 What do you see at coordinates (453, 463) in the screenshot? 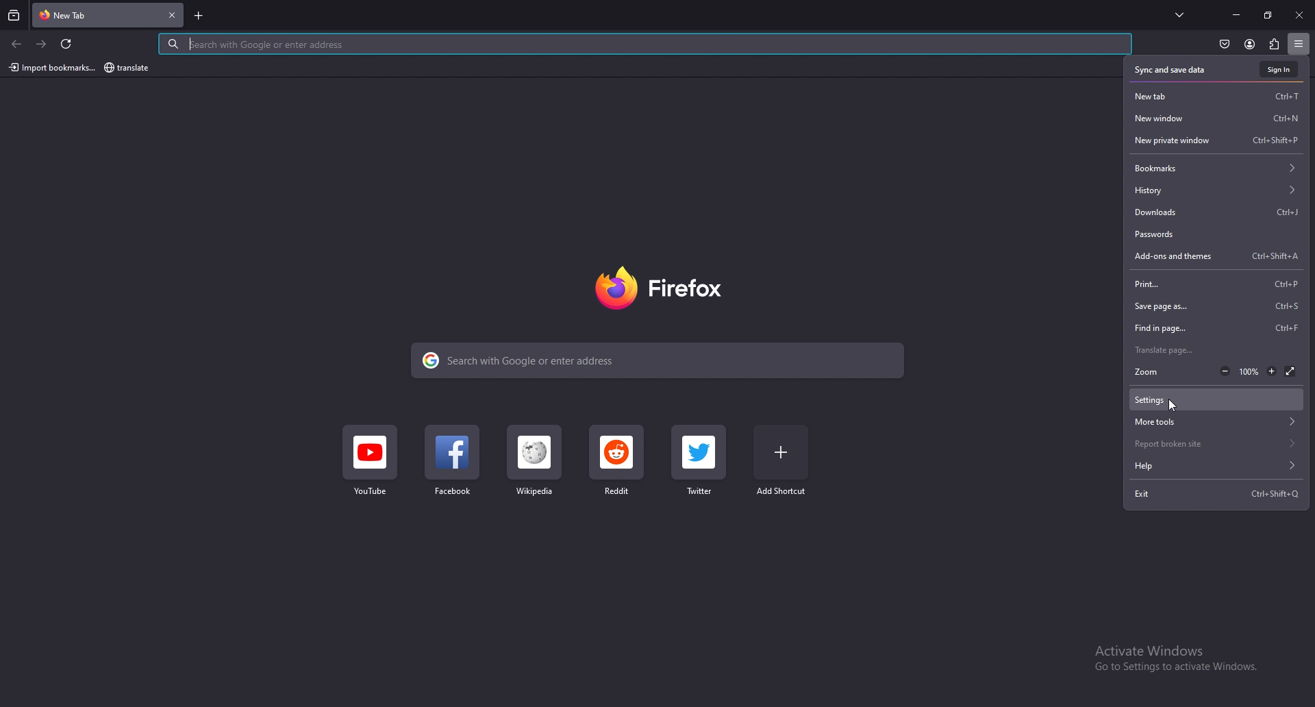
I see `facebook` at bounding box center [453, 463].